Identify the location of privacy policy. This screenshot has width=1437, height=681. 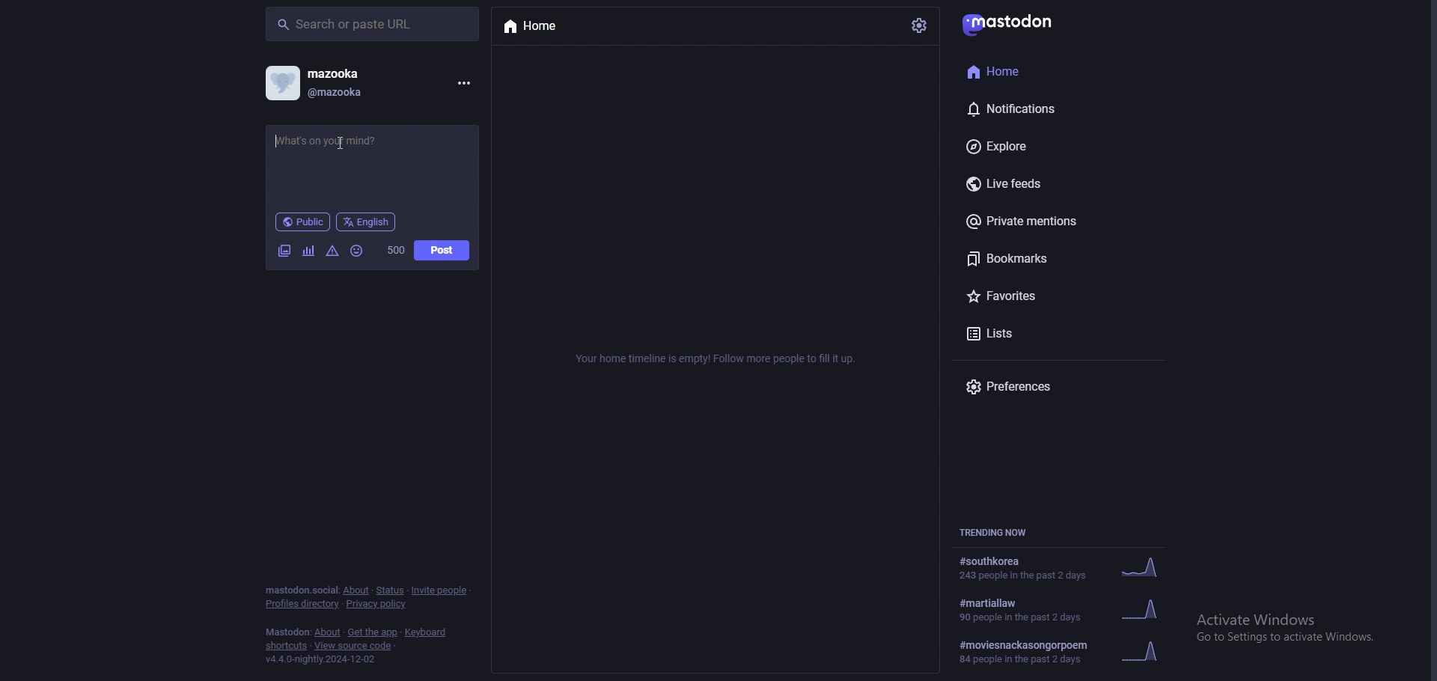
(377, 604).